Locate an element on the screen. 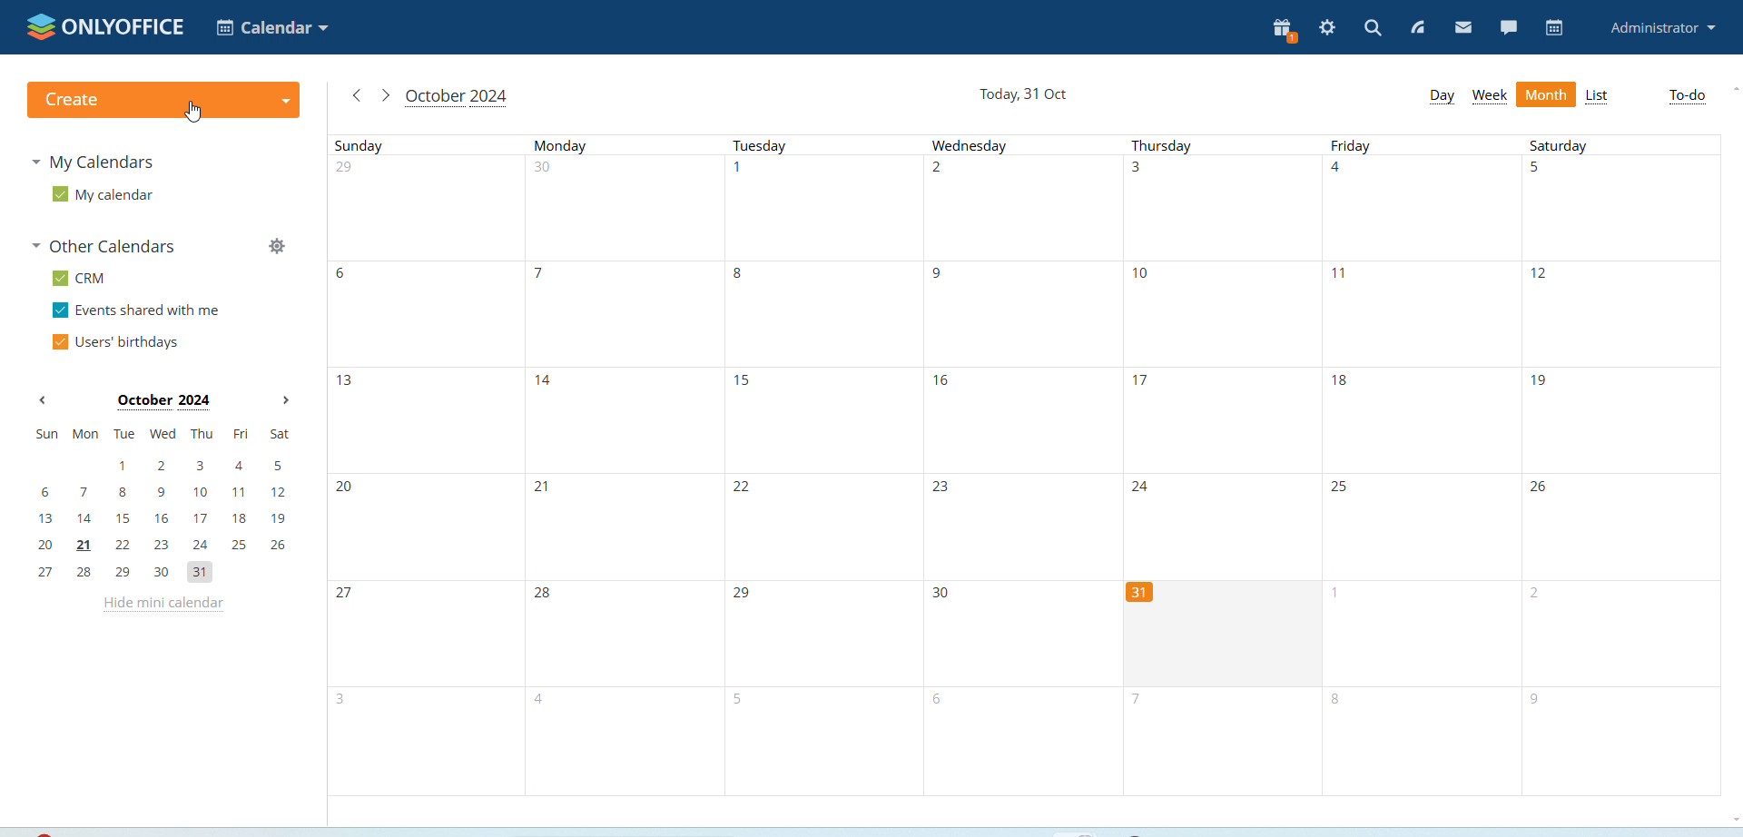 Image resolution: width=1743 pixels, height=837 pixels. mini calendar is located at coordinates (165, 506).